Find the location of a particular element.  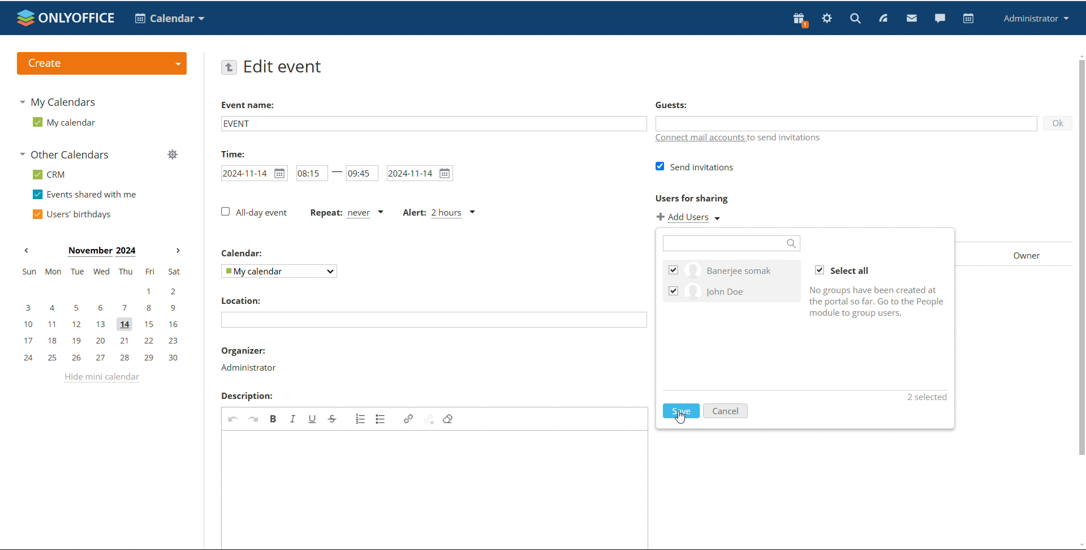

underline is located at coordinates (314, 419).